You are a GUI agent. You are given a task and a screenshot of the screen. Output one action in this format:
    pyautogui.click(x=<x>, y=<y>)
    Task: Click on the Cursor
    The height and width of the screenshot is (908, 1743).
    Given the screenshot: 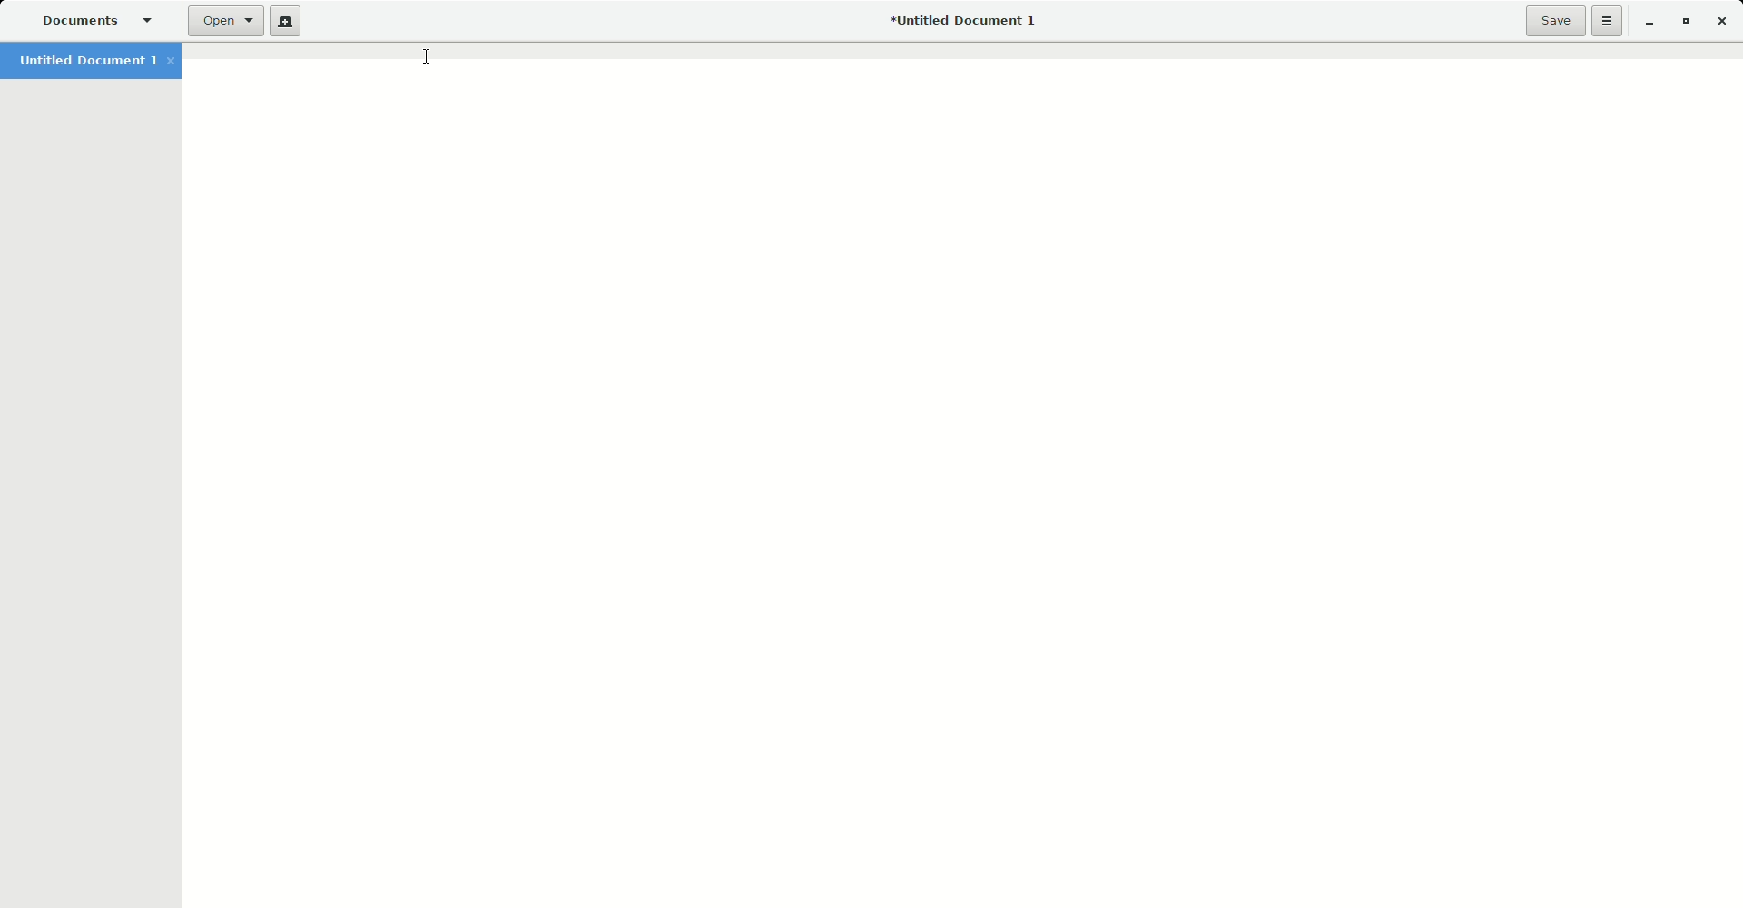 What is the action you would take?
    pyautogui.click(x=423, y=54)
    